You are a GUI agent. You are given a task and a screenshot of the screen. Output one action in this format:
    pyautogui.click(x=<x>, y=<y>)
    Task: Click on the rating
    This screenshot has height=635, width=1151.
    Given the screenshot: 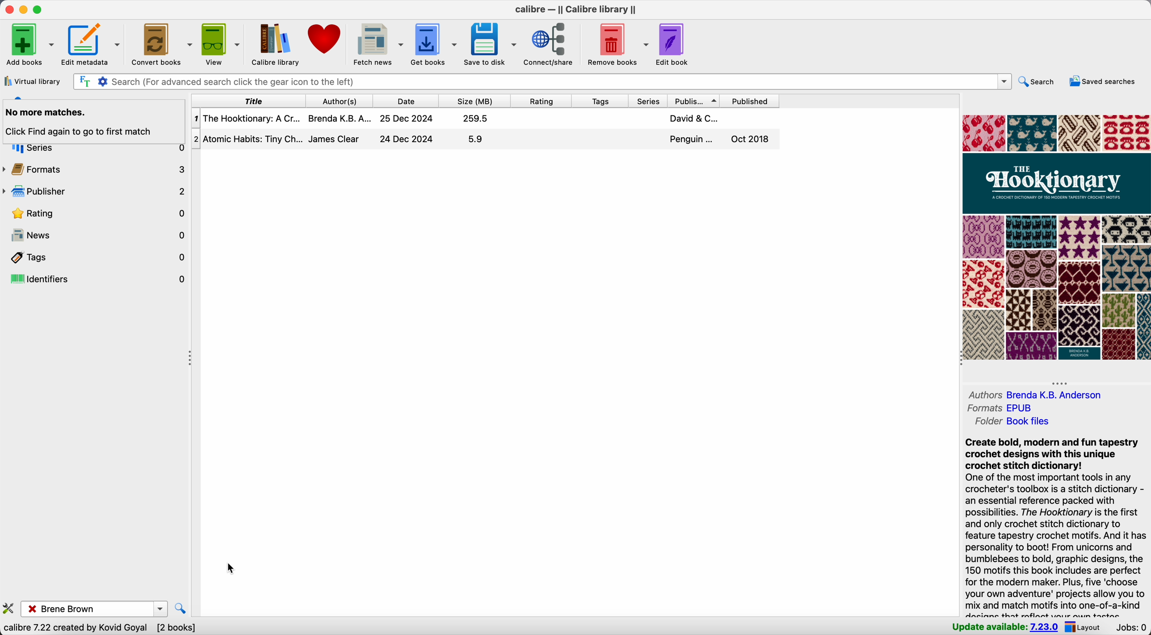 What is the action you would take?
    pyautogui.click(x=546, y=101)
    